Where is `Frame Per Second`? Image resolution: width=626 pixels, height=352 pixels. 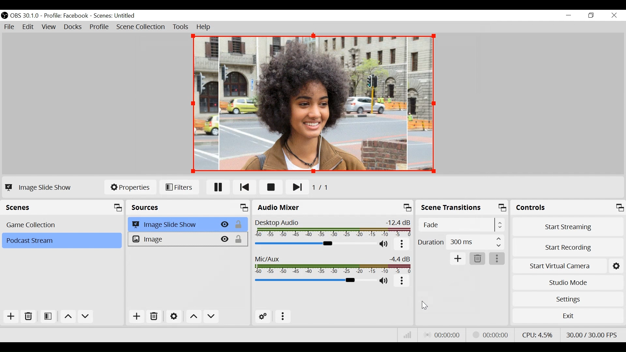 Frame Per Second is located at coordinates (591, 333).